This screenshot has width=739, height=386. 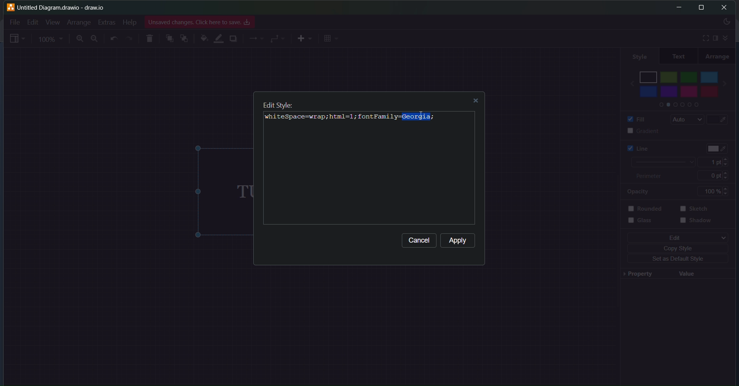 I want to click on expand/collapse, so click(x=727, y=37).